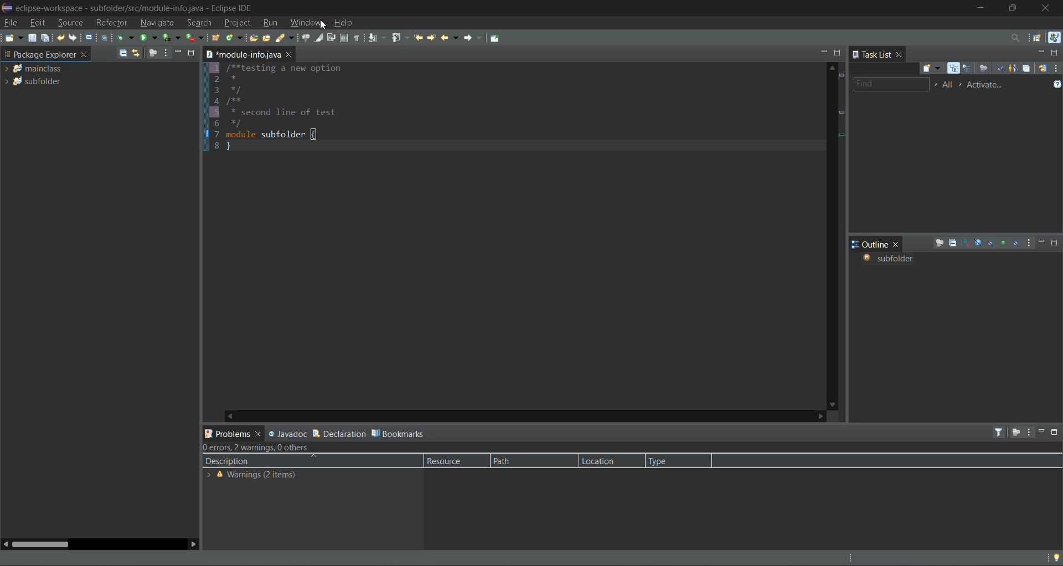  I want to click on select active task, so click(962, 84).